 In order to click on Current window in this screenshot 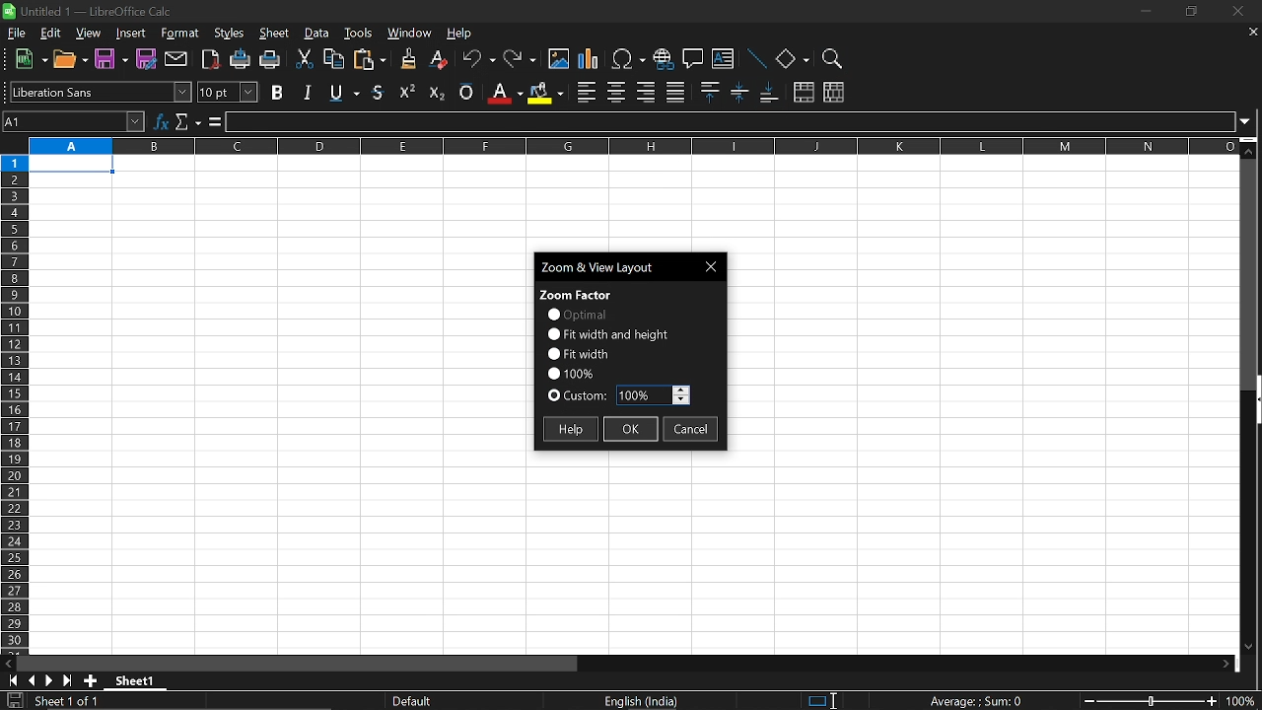, I will do `click(96, 10)`.